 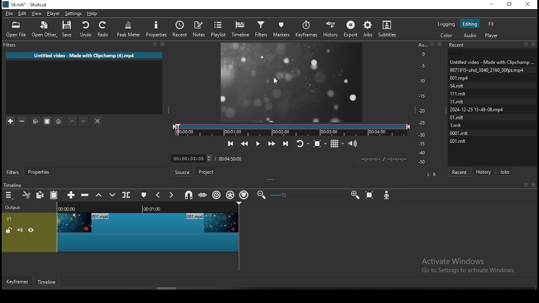 I want to click on ripple, so click(x=217, y=194).